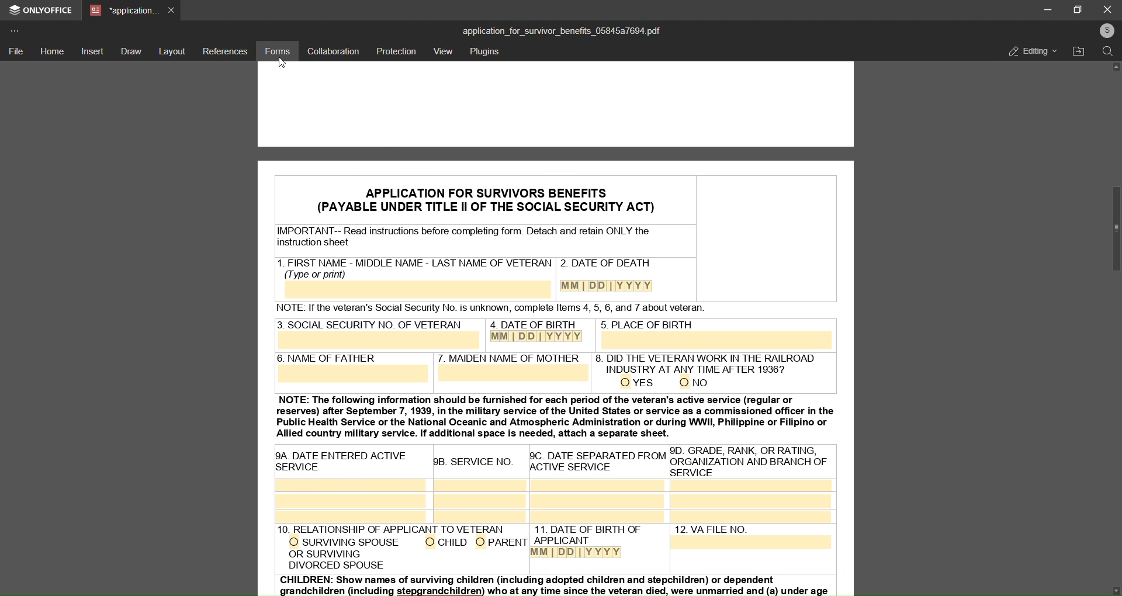  I want to click on plugins, so click(486, 53).